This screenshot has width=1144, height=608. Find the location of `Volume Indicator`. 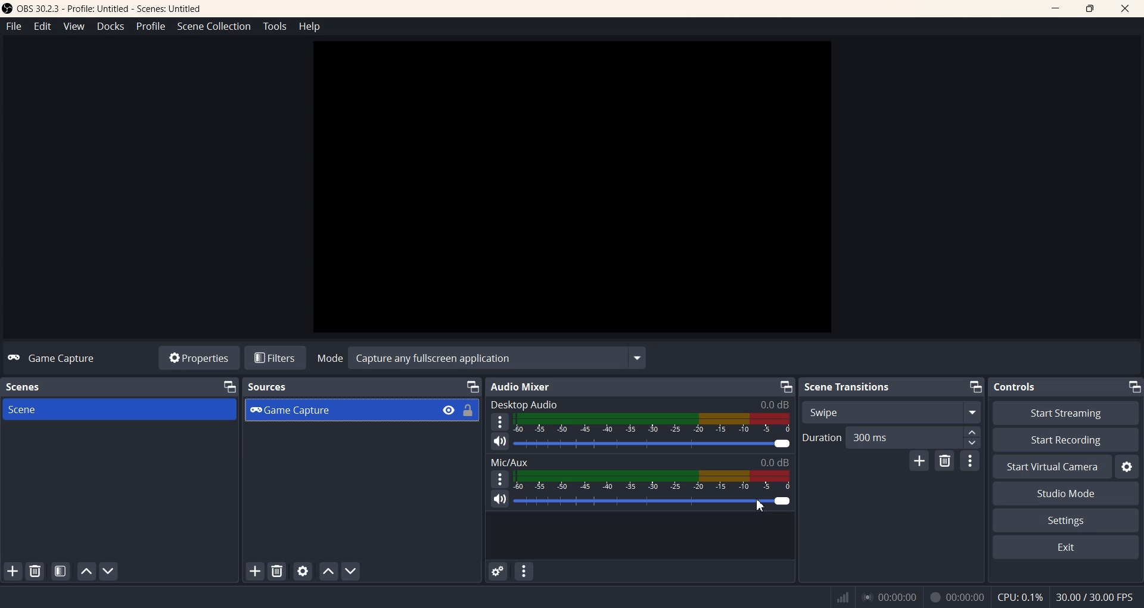

Volume Indicator is located at coordinates (651, 479).